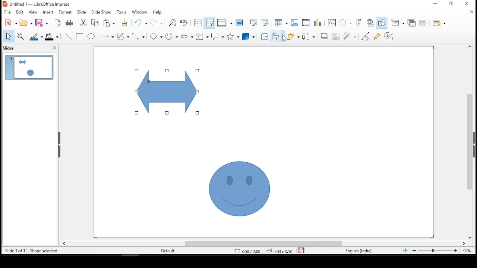  I want to click on display grid, so click(198, 23).